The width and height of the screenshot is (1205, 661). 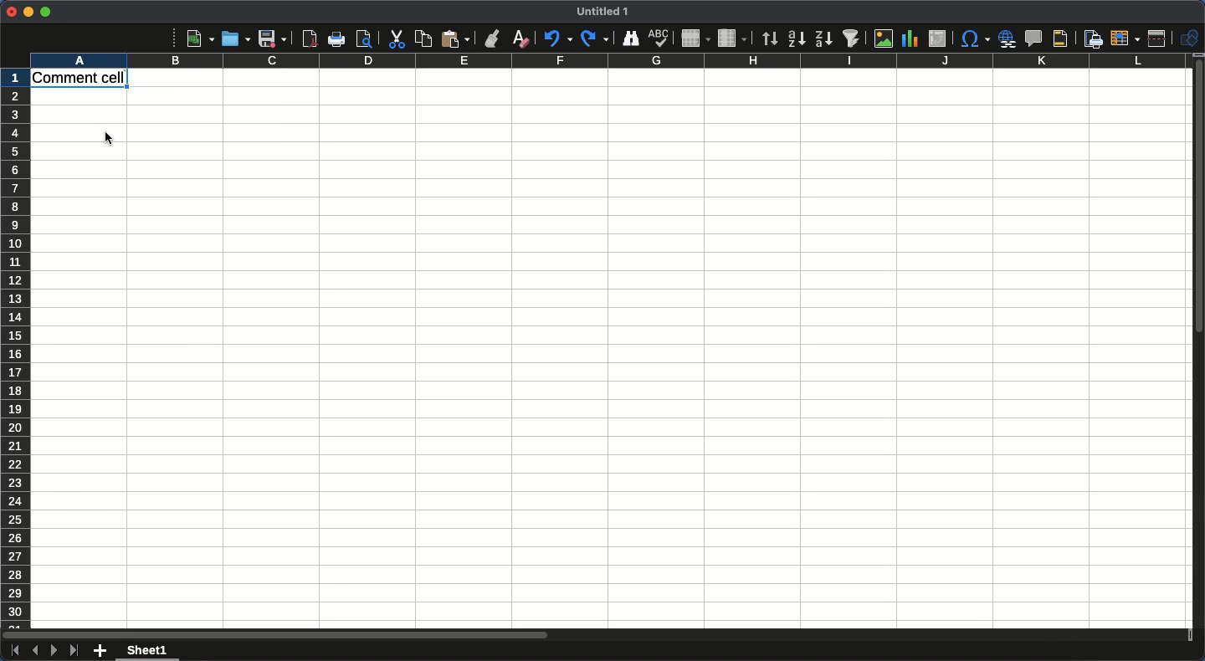 I want to click on Shapes, so click(x=1192, y=38).